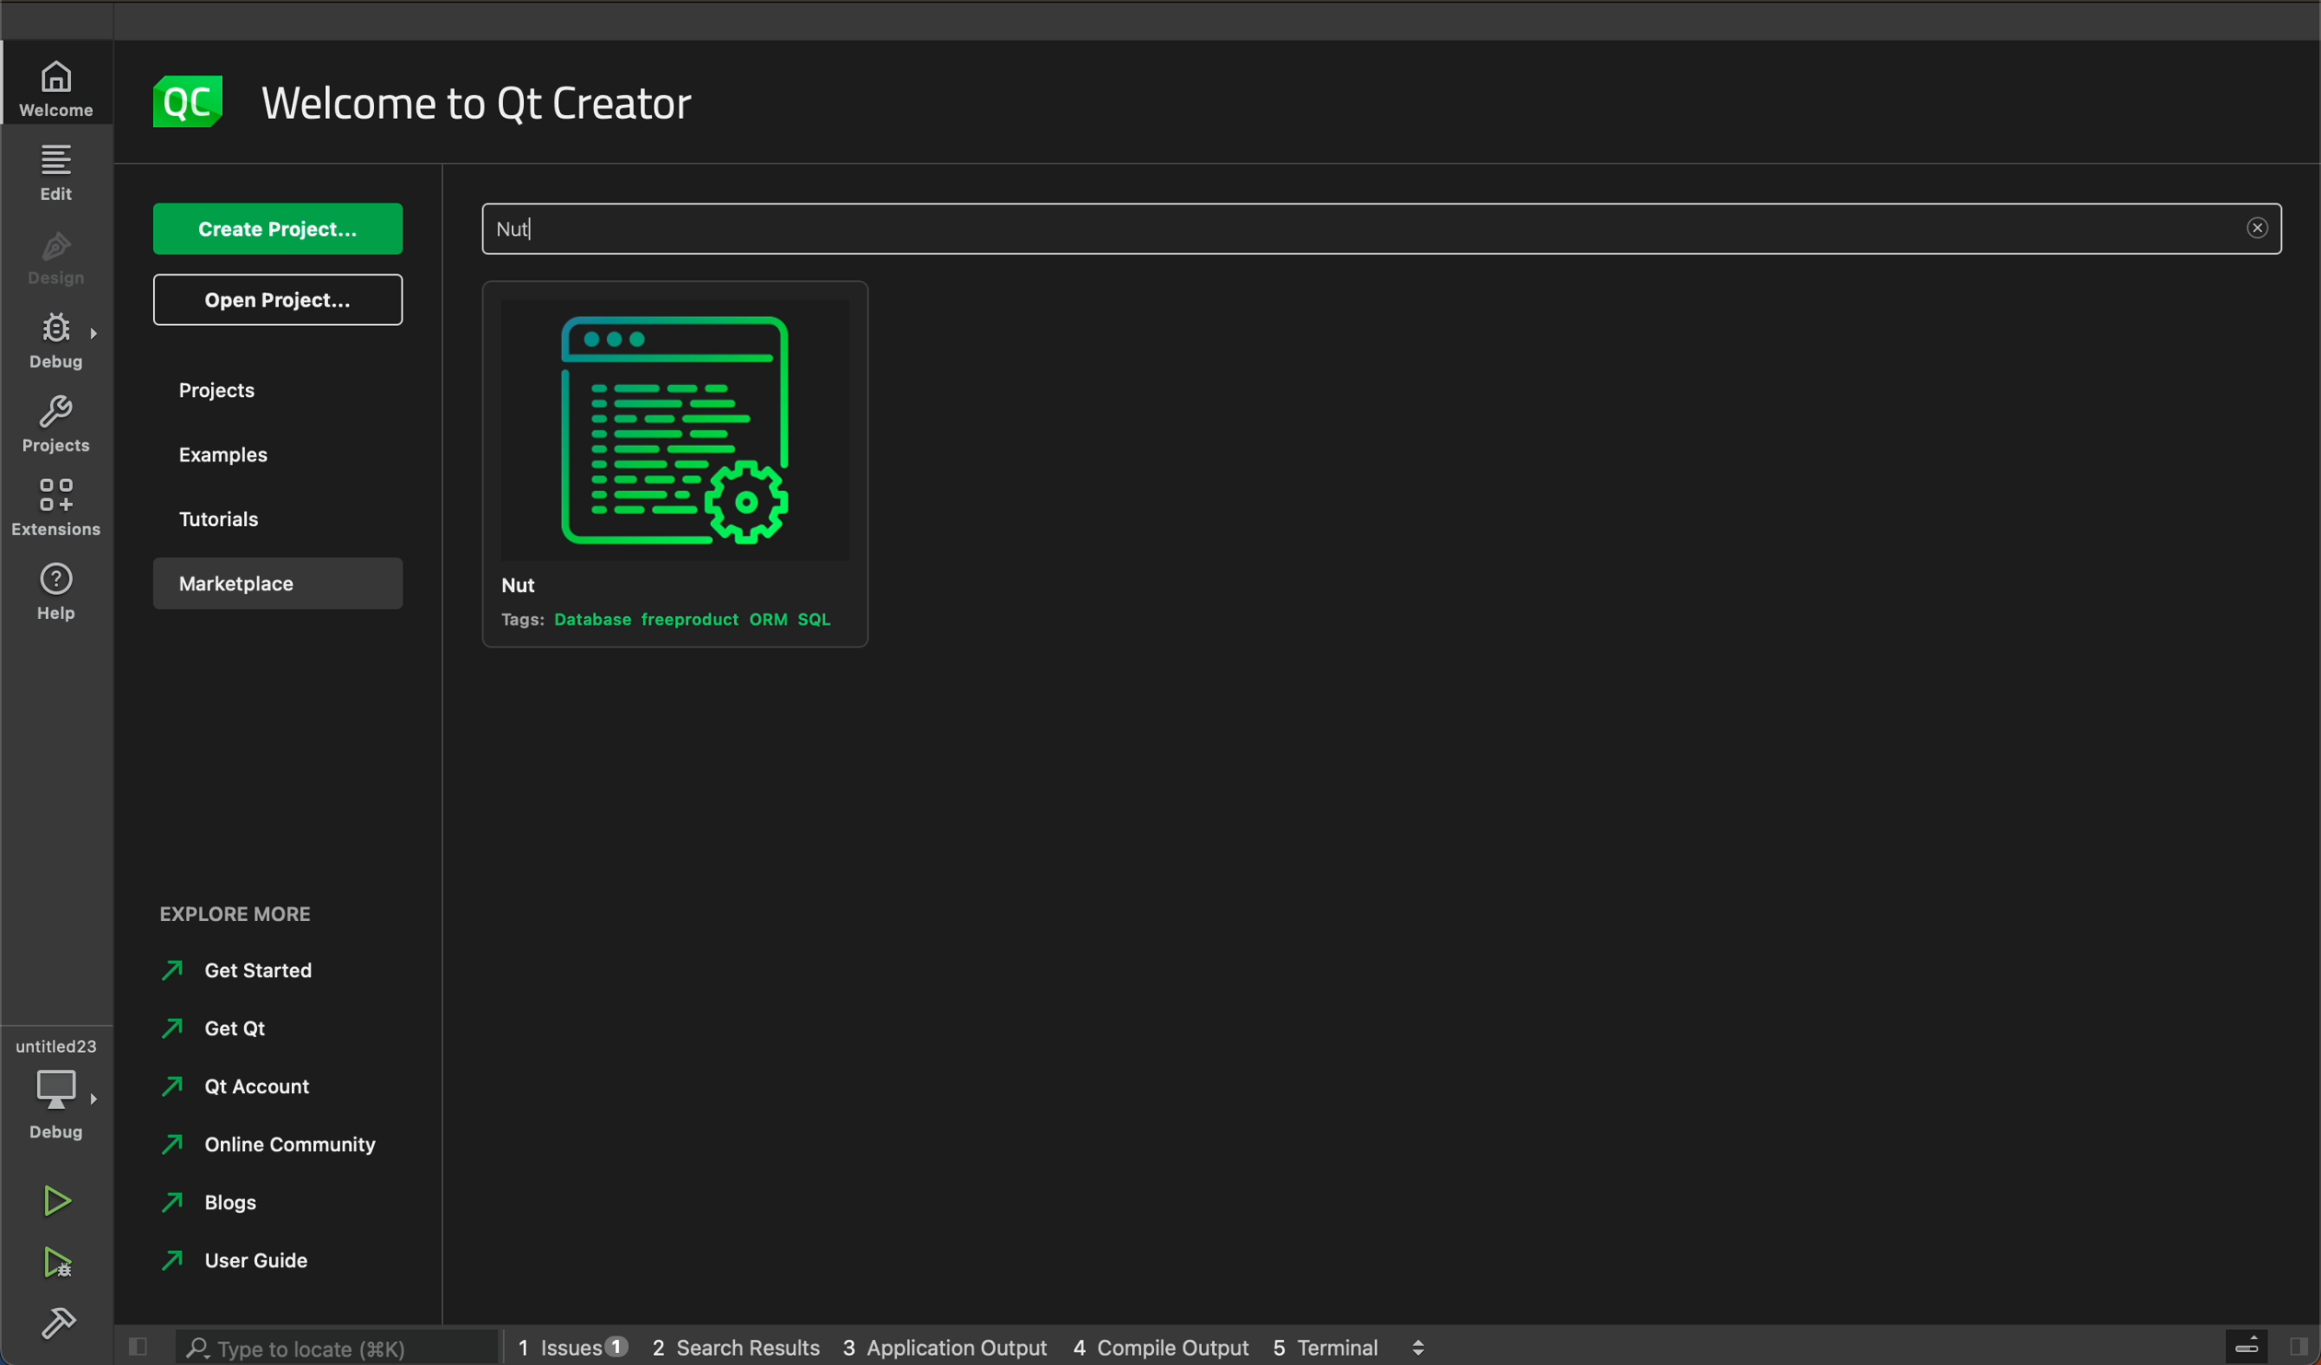 The height and width of the screenshot is (1365, 2321). What do you see at coordinates (247, 913) in the screenshot?
I see `` at bounding box center [247, 913].